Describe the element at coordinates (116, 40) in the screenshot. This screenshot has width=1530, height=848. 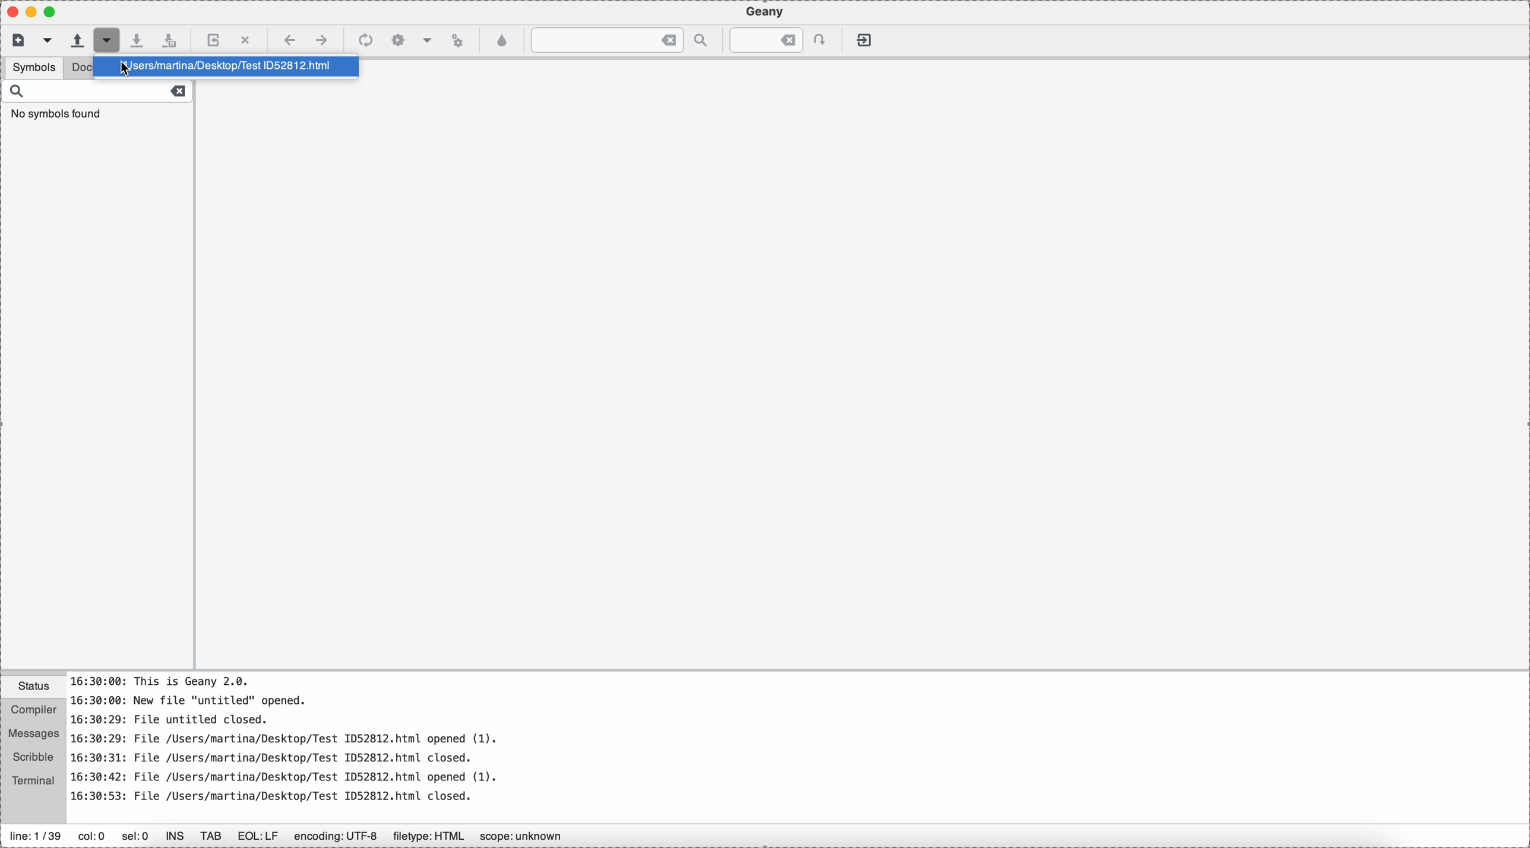
I see `open a recent file` at that location.